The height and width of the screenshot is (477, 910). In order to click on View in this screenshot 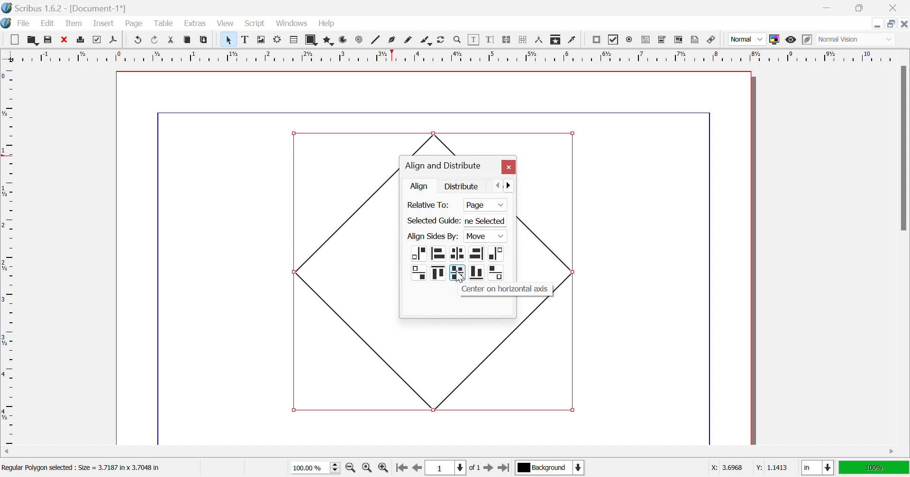, I will do `click(225, 23)`.